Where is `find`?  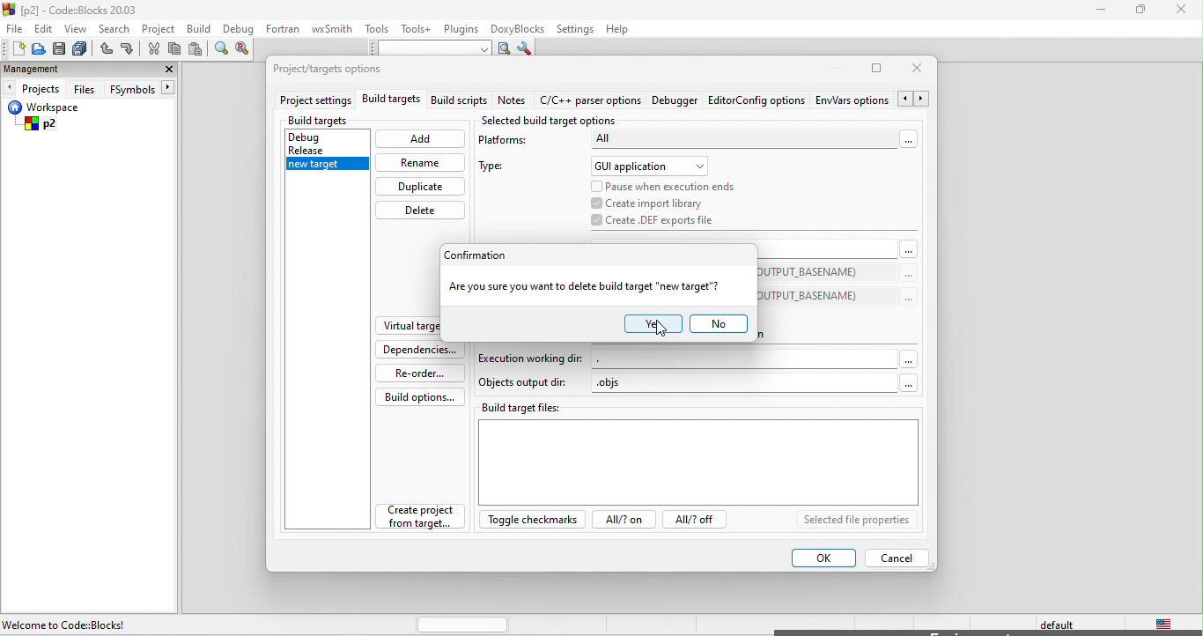
find is located at coordinates (222, 51).